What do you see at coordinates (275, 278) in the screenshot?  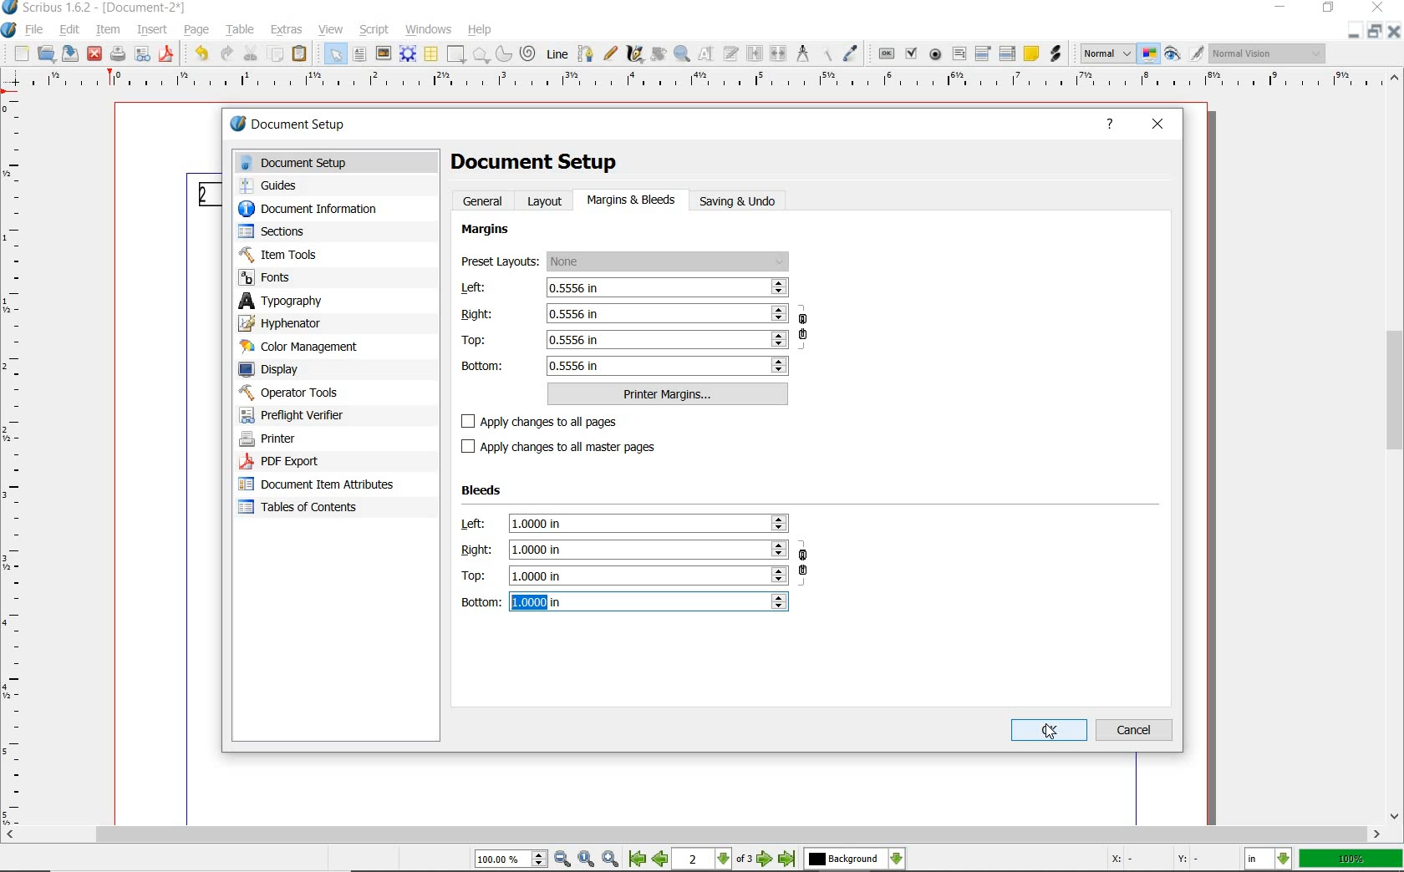 I see `fonts` at bounding box center [275, 278].